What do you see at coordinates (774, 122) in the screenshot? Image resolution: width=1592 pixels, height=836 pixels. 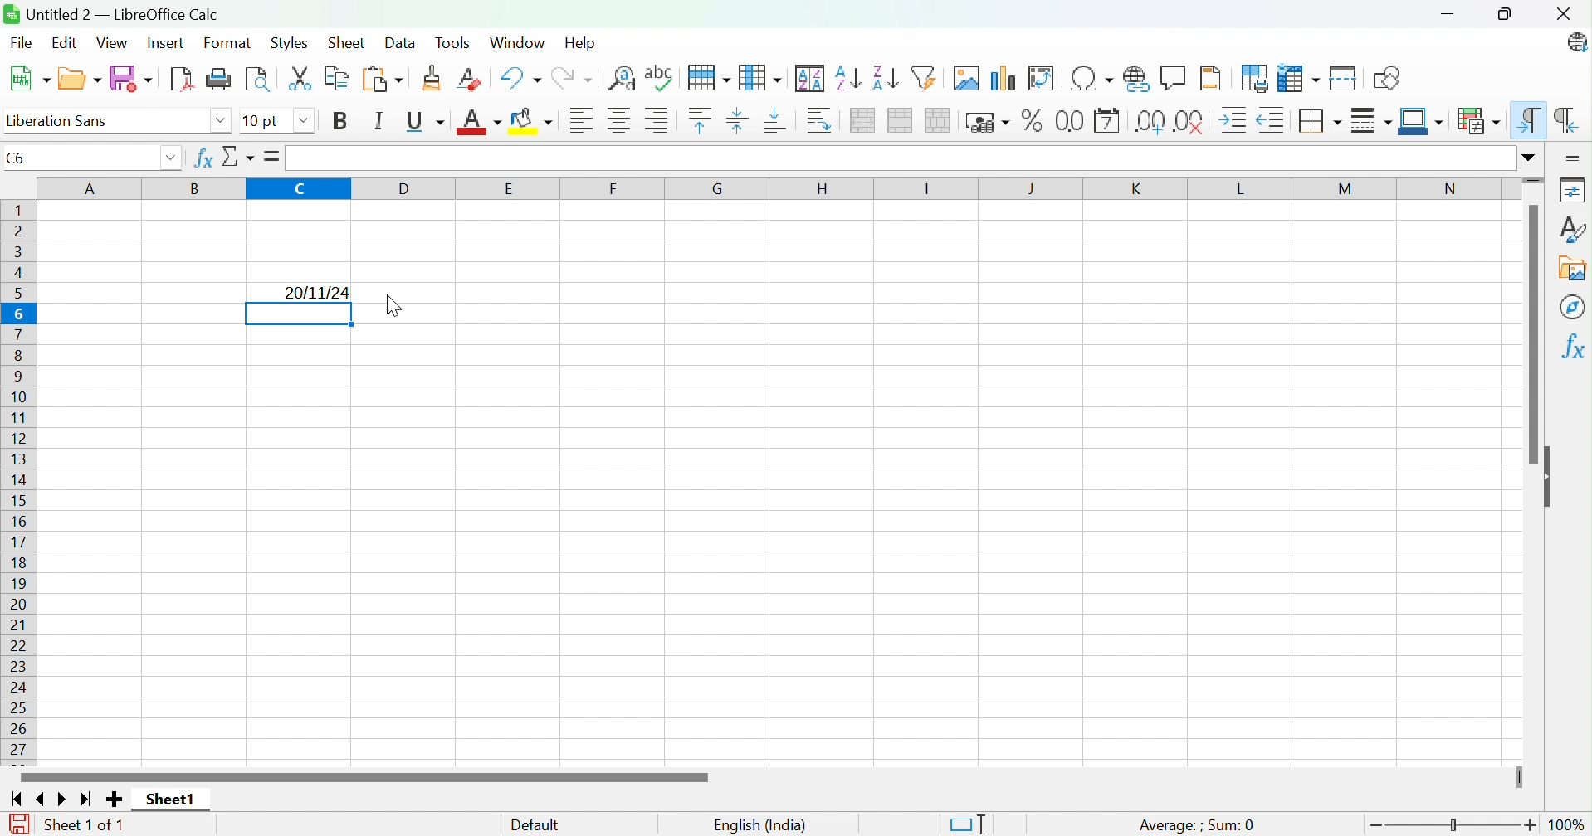 I see `Align bottom` at bounding box center [774, 122].